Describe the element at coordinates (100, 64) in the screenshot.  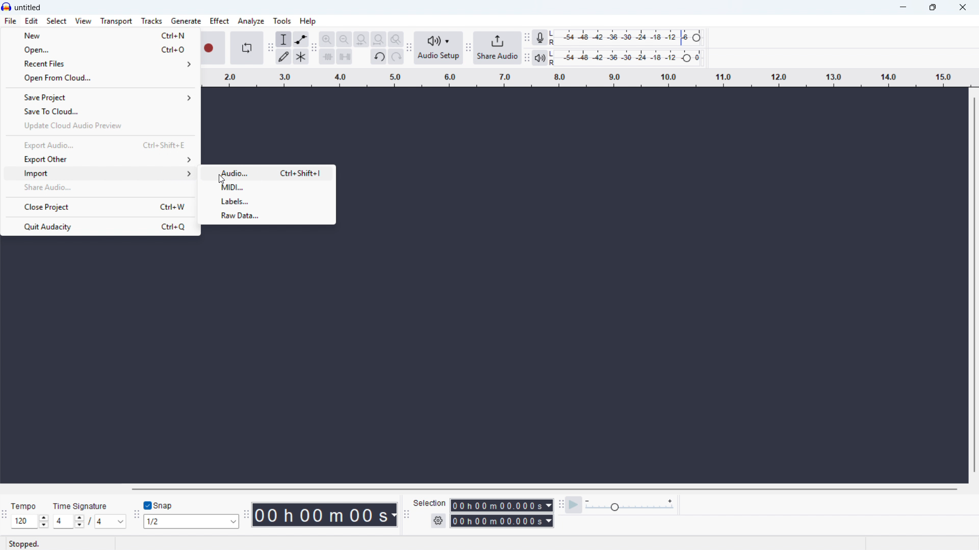
I see `Recent files ` at that location.